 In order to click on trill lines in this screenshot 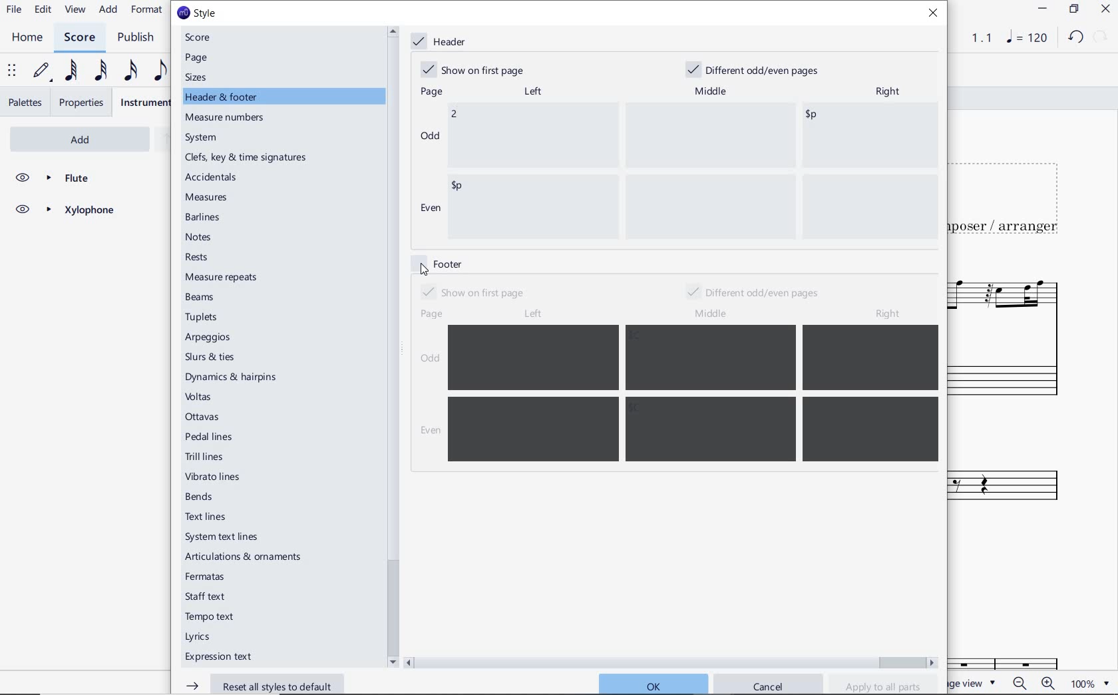, I will do `click(205, 457)`.